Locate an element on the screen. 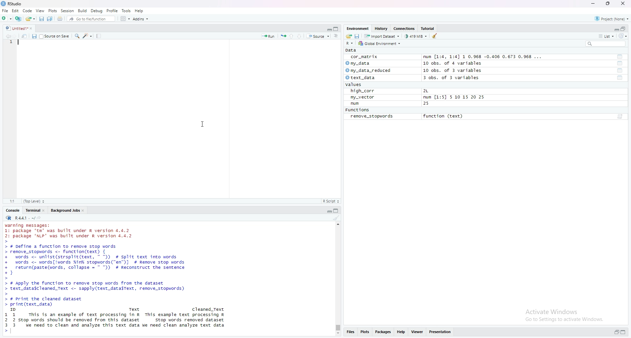  Save is located at coordinates (40, 19).